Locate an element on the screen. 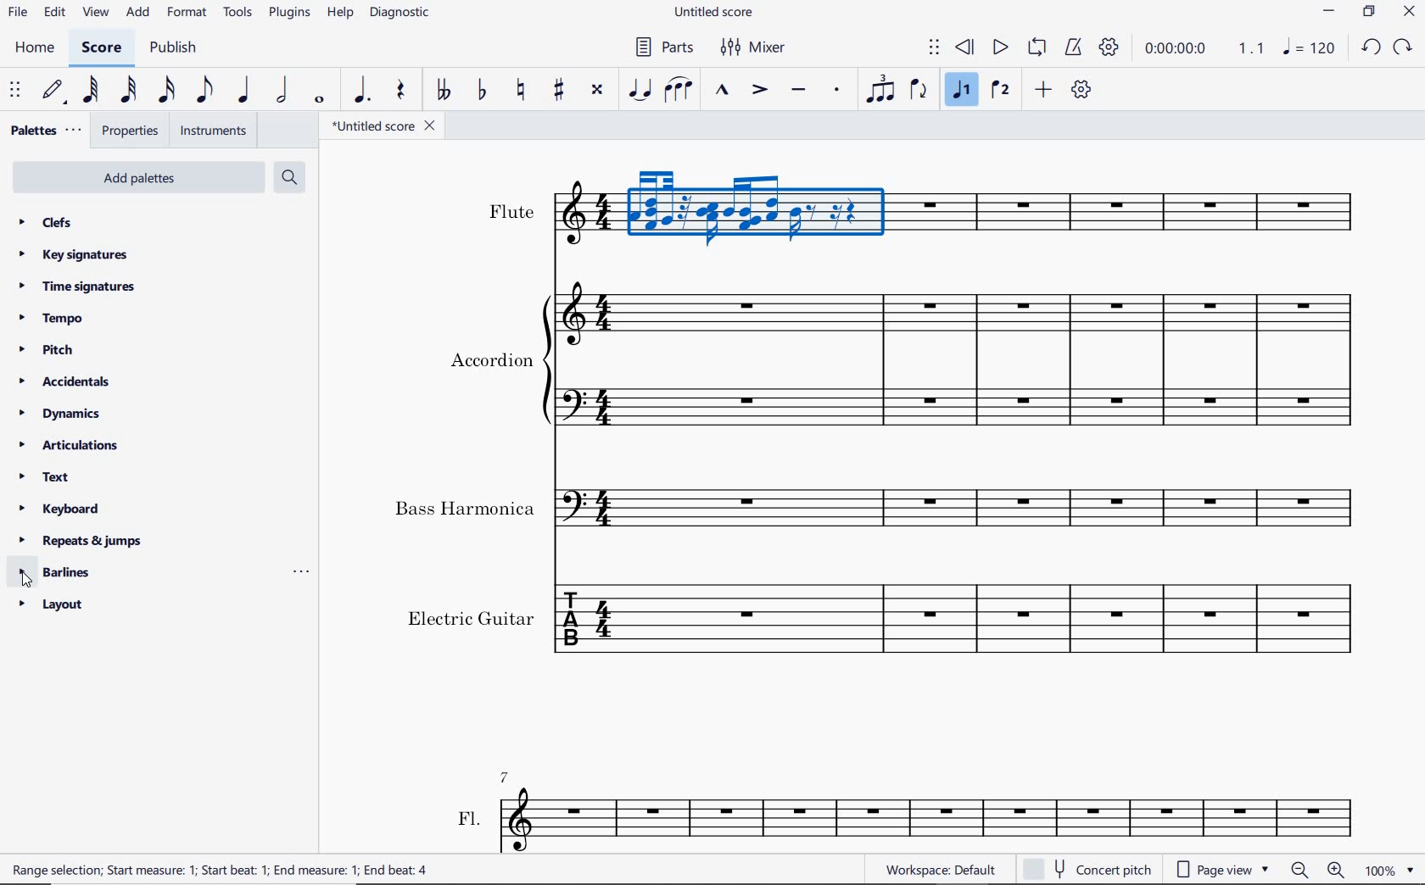 The height and width of the screenshot is (885, 1425). augmentation dot is located at coordinates (359, 91).